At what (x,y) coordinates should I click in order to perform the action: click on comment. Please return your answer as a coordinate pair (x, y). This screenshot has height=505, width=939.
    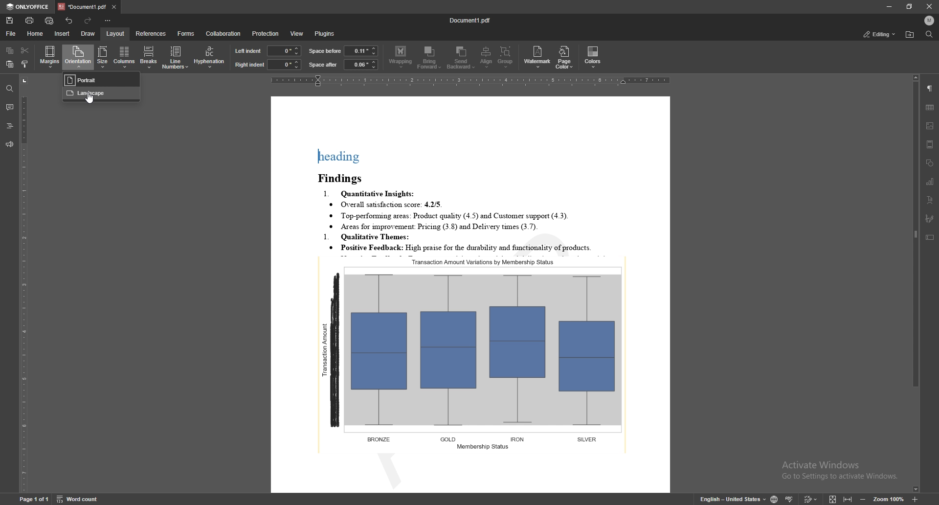
    Looking at the image, I should click on (10, 106).